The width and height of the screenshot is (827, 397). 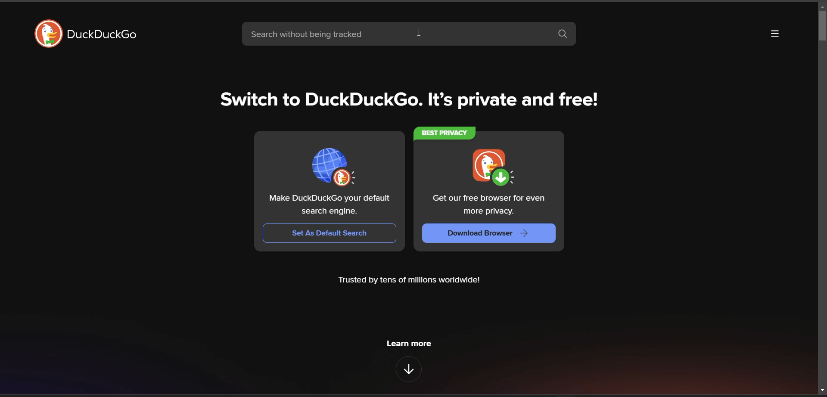 I want to click on more options, so click(x=775, y=35).